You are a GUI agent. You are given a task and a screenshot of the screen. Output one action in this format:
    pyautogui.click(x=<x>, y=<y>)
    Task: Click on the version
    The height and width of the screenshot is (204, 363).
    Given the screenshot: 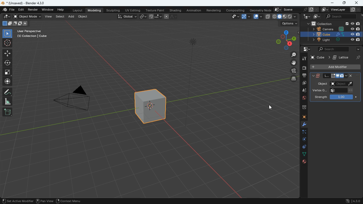 What is the action you would take?
    pyautogui.click(x=350, y=200)
    